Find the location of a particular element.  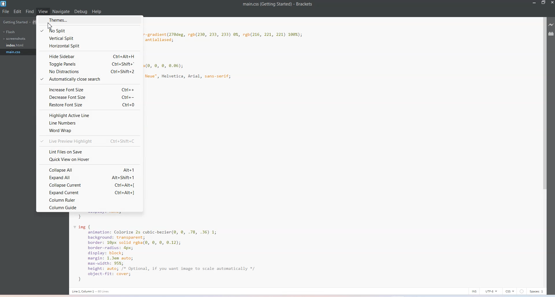

UTF-8 is located at coordinates (491, 291).